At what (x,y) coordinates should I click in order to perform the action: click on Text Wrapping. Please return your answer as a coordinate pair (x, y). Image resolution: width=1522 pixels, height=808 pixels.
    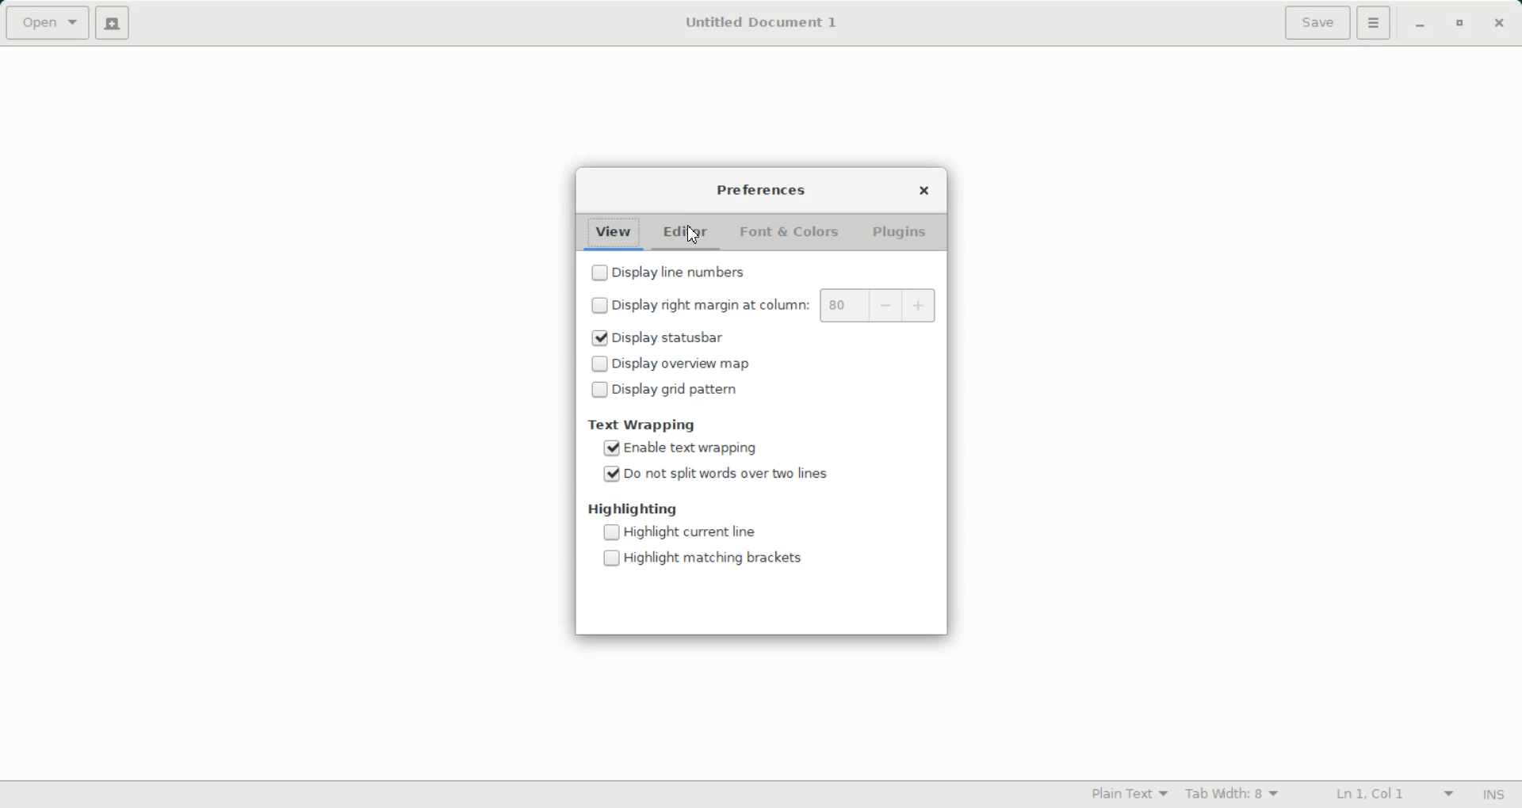
    Looking at the image, I should click on (643, 424).